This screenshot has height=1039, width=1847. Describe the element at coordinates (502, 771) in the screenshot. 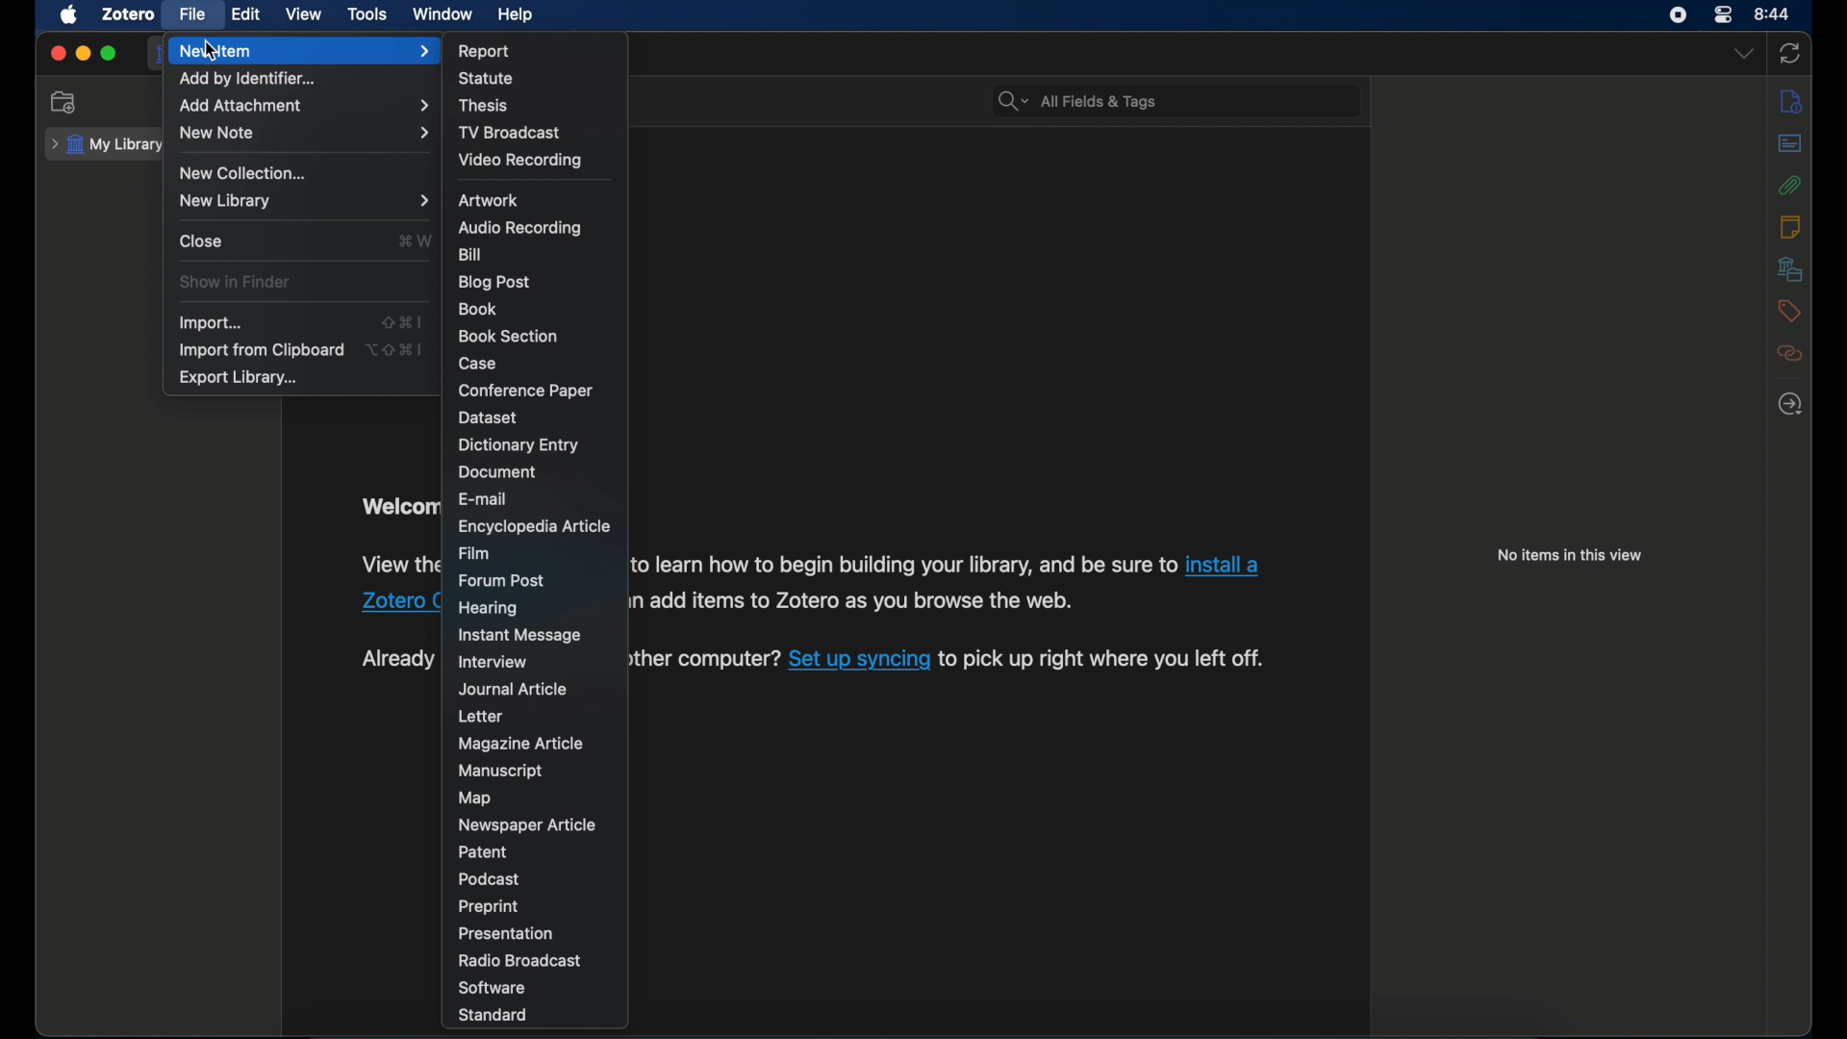

I see `manuscript` at that location.